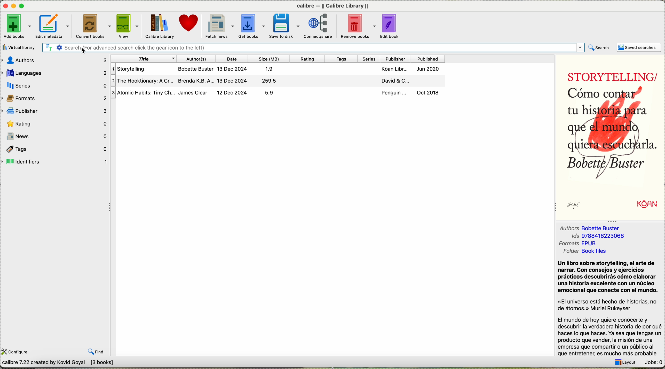 The height and width of the screenshot is (369, 665). Describe the element at coordinates (54, 60) in the screenshot. I see `authors` at that location.